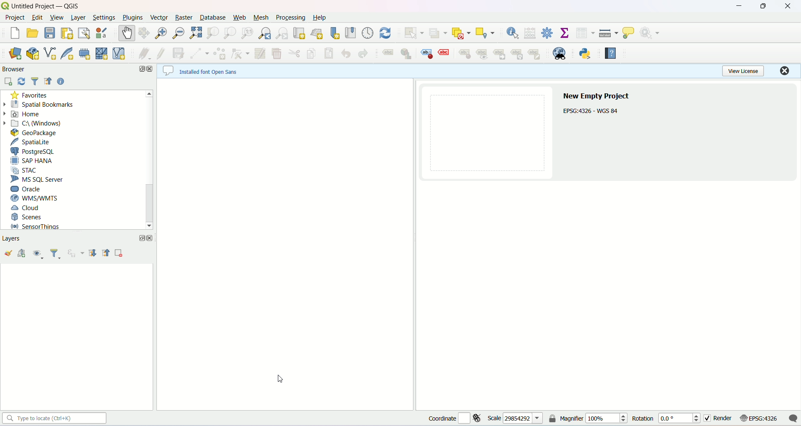 This screenshot has height=426, width=801. What do you see at coordinates (369, 33) in the screenshot?
I see `temporal controller panel` at bounding box center [369, 33].